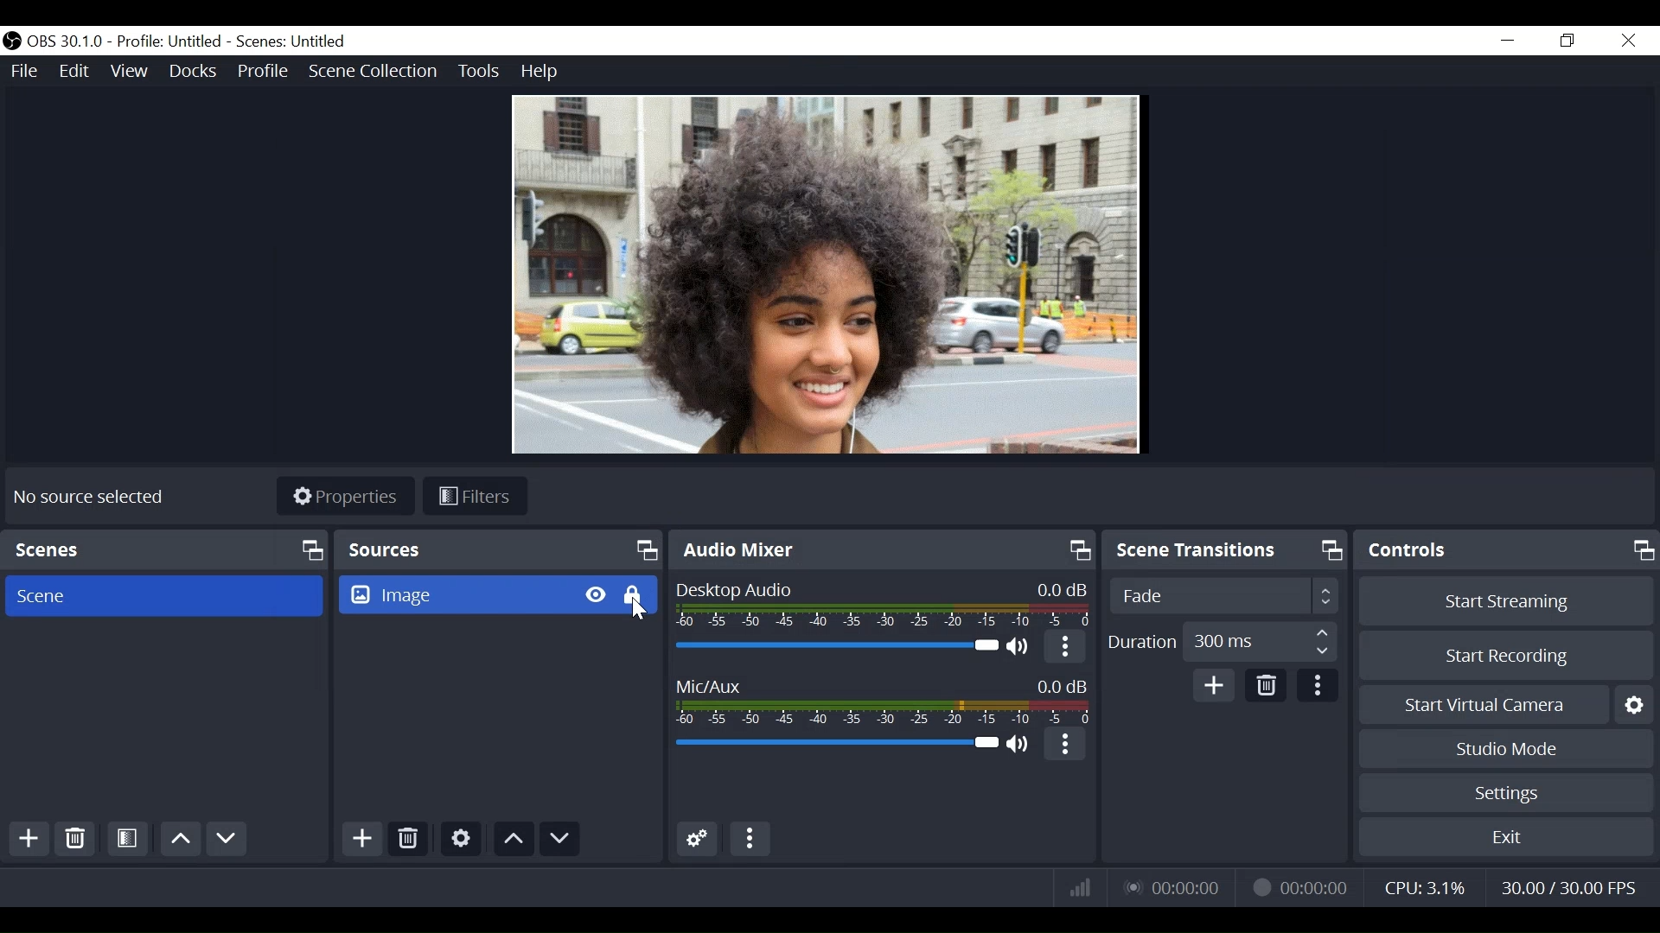 This screenshot has width=1660, height=933. I want to click on Image, so click(455, 596).